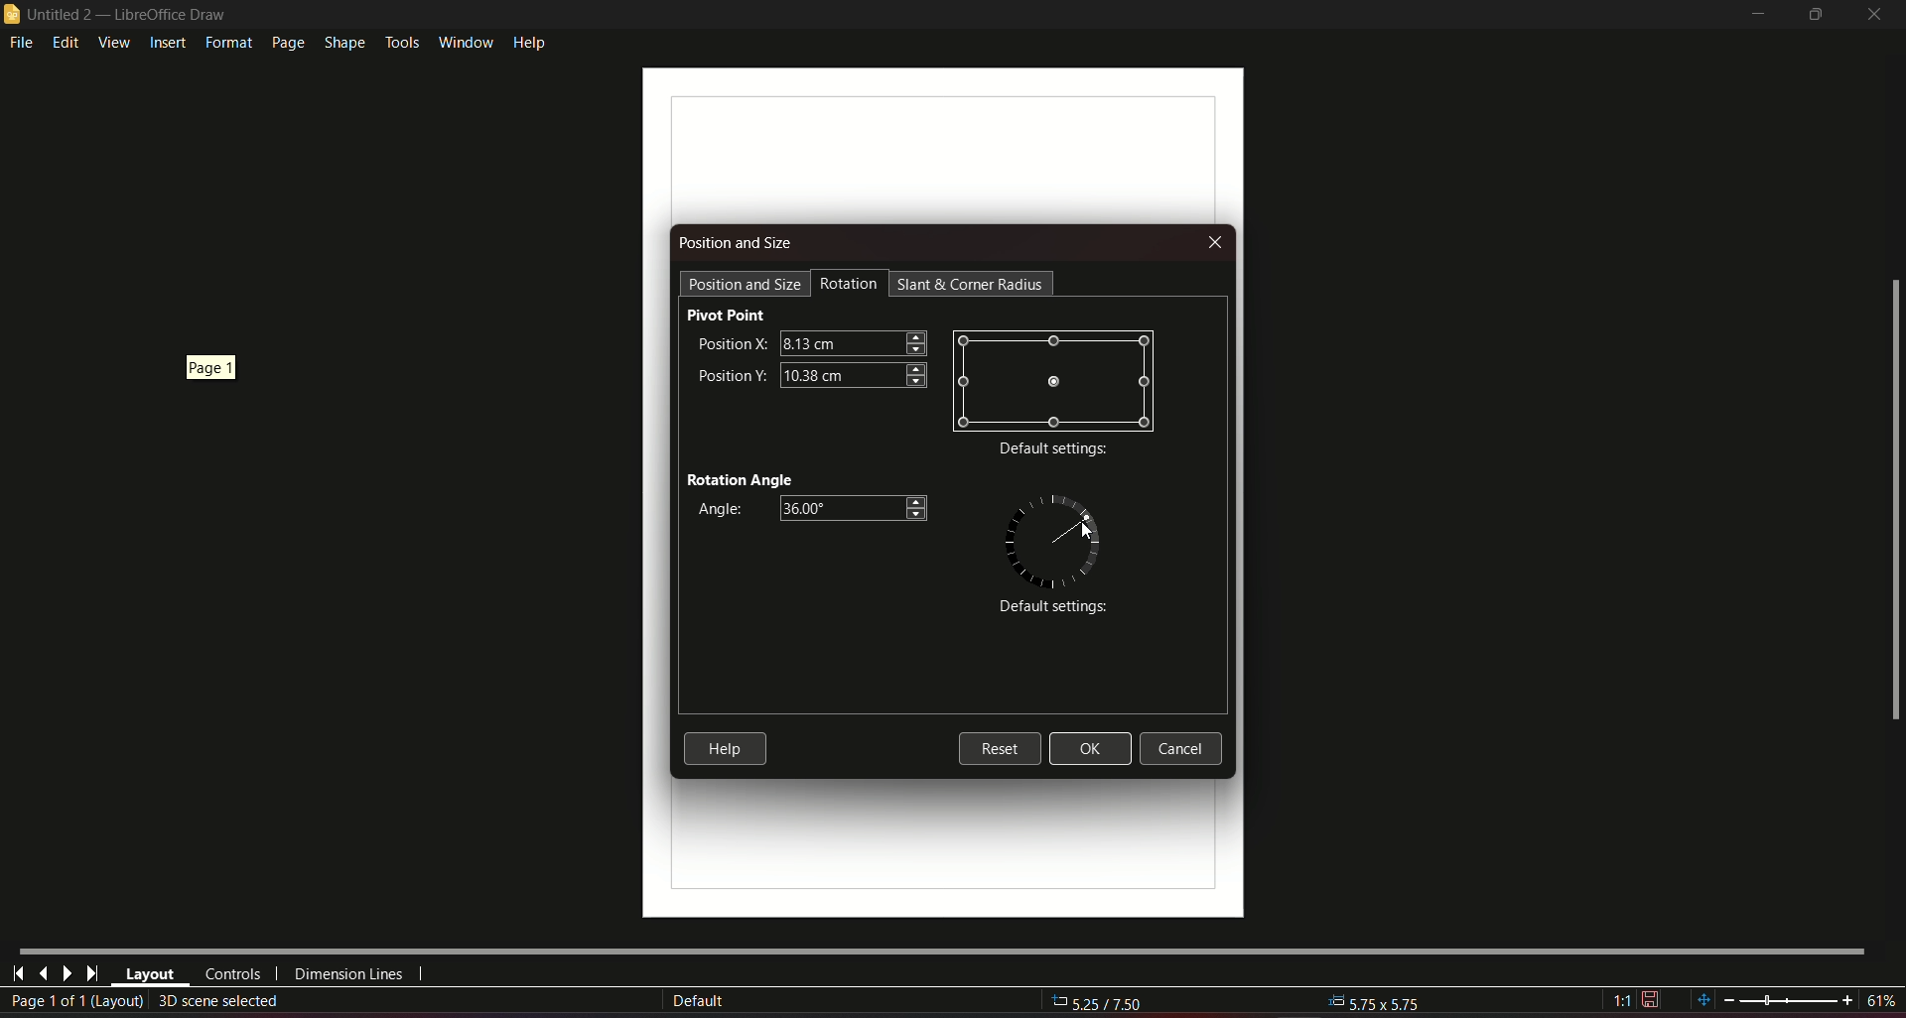 The height and width of the screenshot is (1018, 1906). What do you see at coordinates (857, 508) in the screenshot?
I see `textbox` at bounding box center [857, 508].